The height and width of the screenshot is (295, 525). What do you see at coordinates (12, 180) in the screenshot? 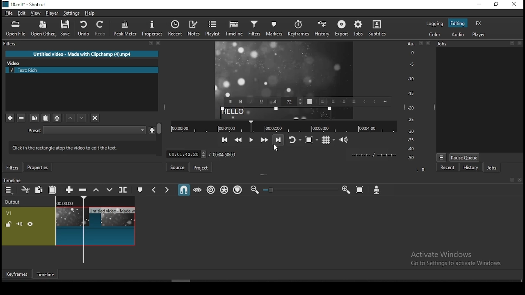
I see `Timeline` at bounding box center [12, 180].